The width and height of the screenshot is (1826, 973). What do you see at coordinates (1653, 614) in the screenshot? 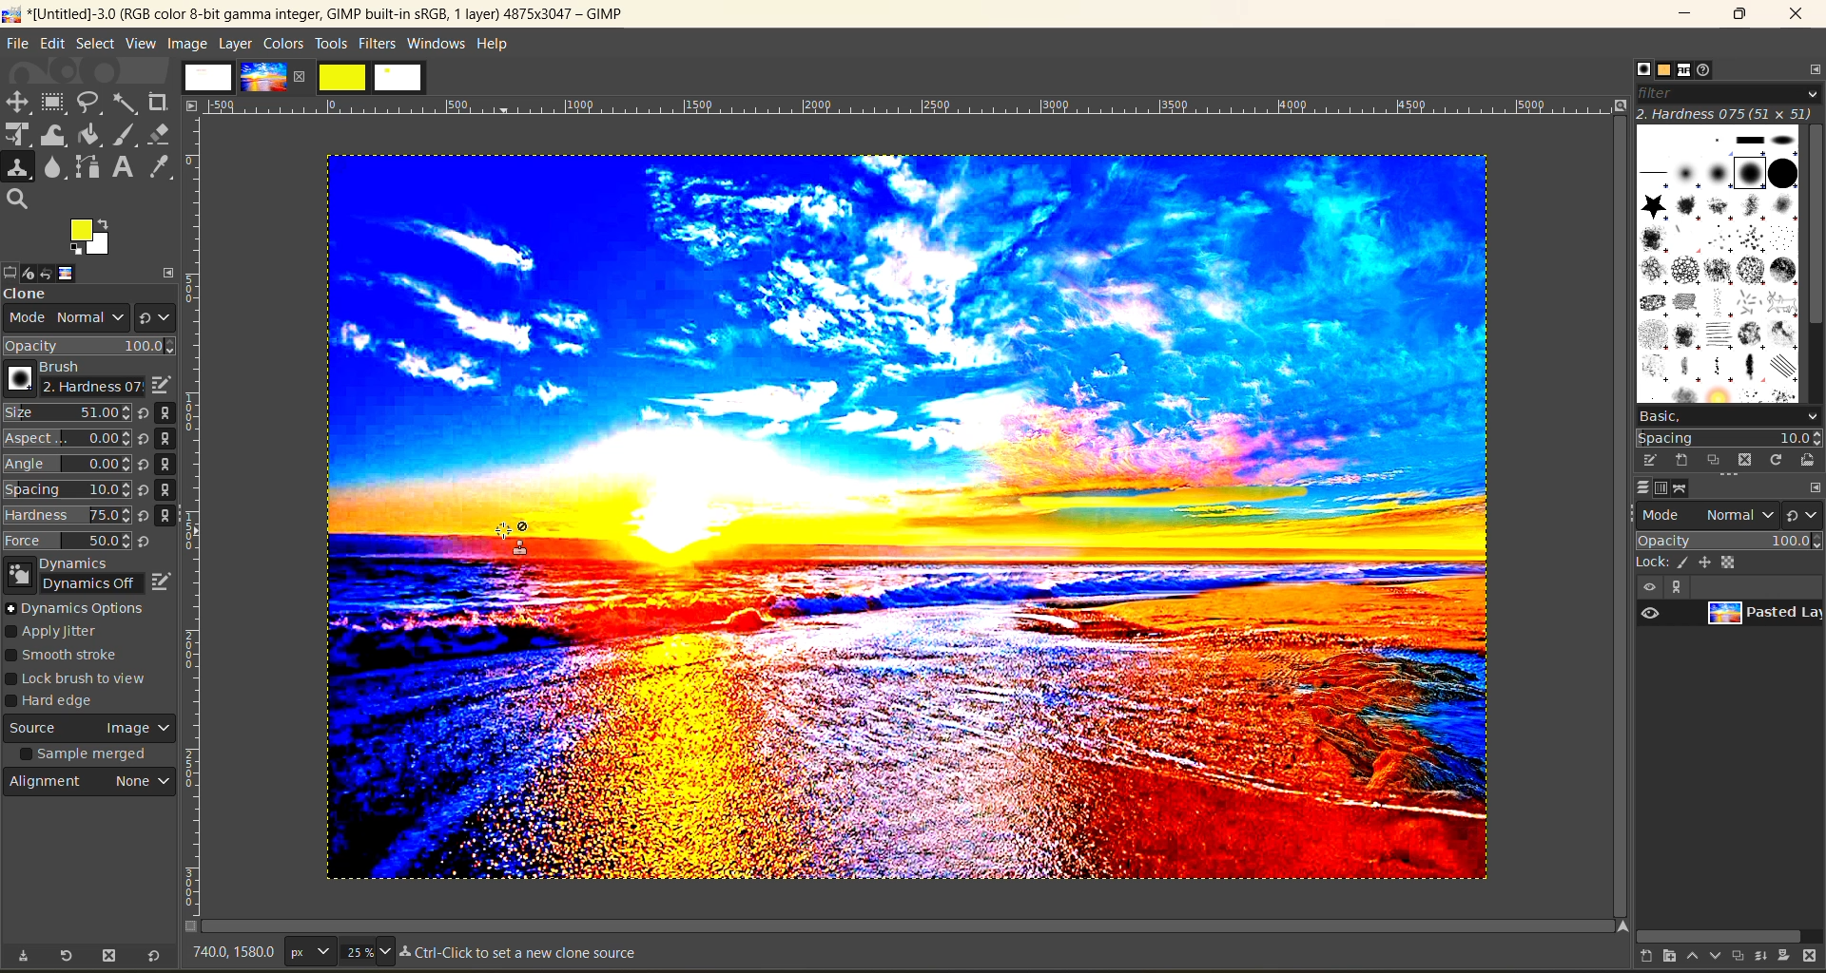
I see `preview` at bounding box center [1653, 614].